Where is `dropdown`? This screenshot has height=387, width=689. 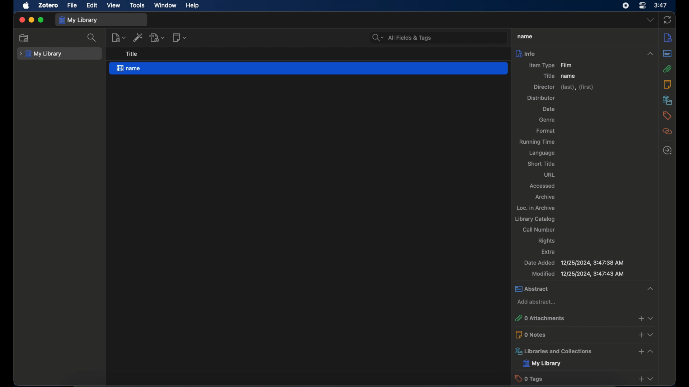 dropdown is located at coordinates (652, 317).